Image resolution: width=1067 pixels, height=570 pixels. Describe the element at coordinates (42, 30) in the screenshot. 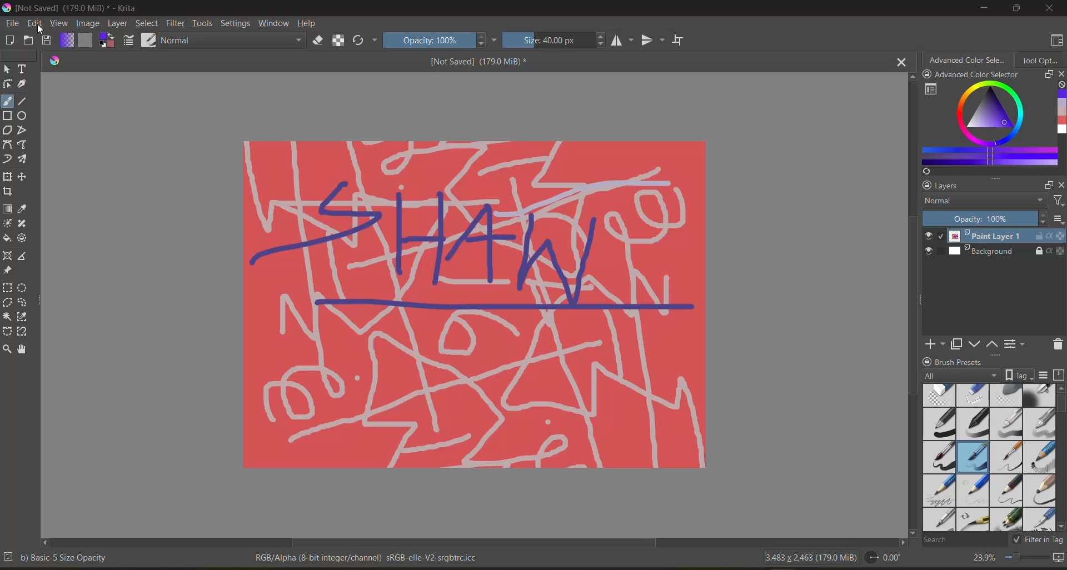

I see `cursor` at that location.